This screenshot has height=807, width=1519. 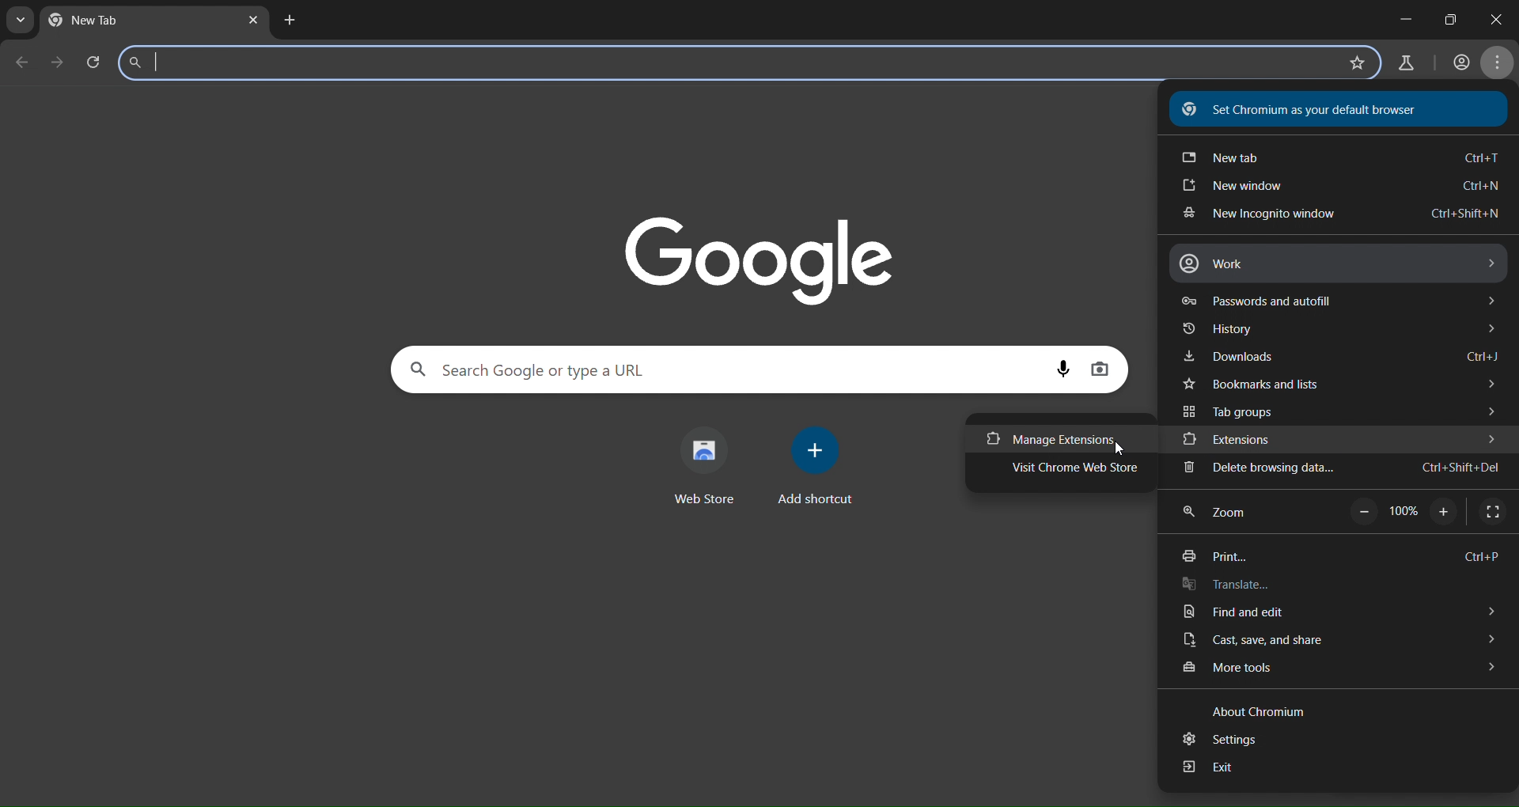 I want to click on exit, so click(x=1214, y=767).